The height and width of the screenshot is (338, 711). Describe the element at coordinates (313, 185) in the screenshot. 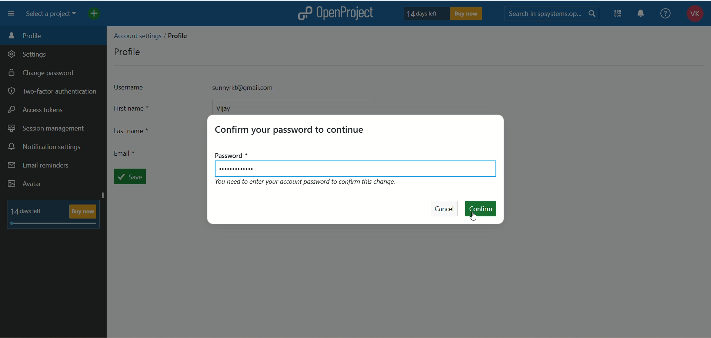

I see `text` at that location.